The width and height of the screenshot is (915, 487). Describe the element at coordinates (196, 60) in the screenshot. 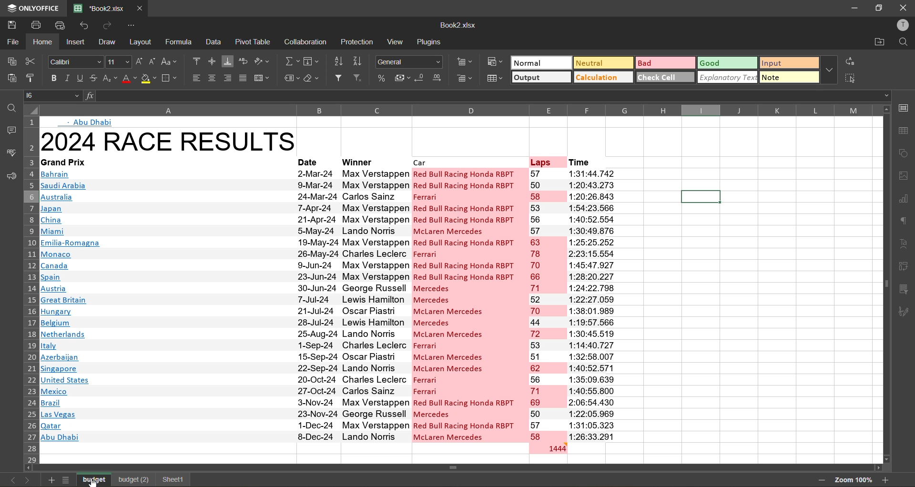

I see `align top` at that location.